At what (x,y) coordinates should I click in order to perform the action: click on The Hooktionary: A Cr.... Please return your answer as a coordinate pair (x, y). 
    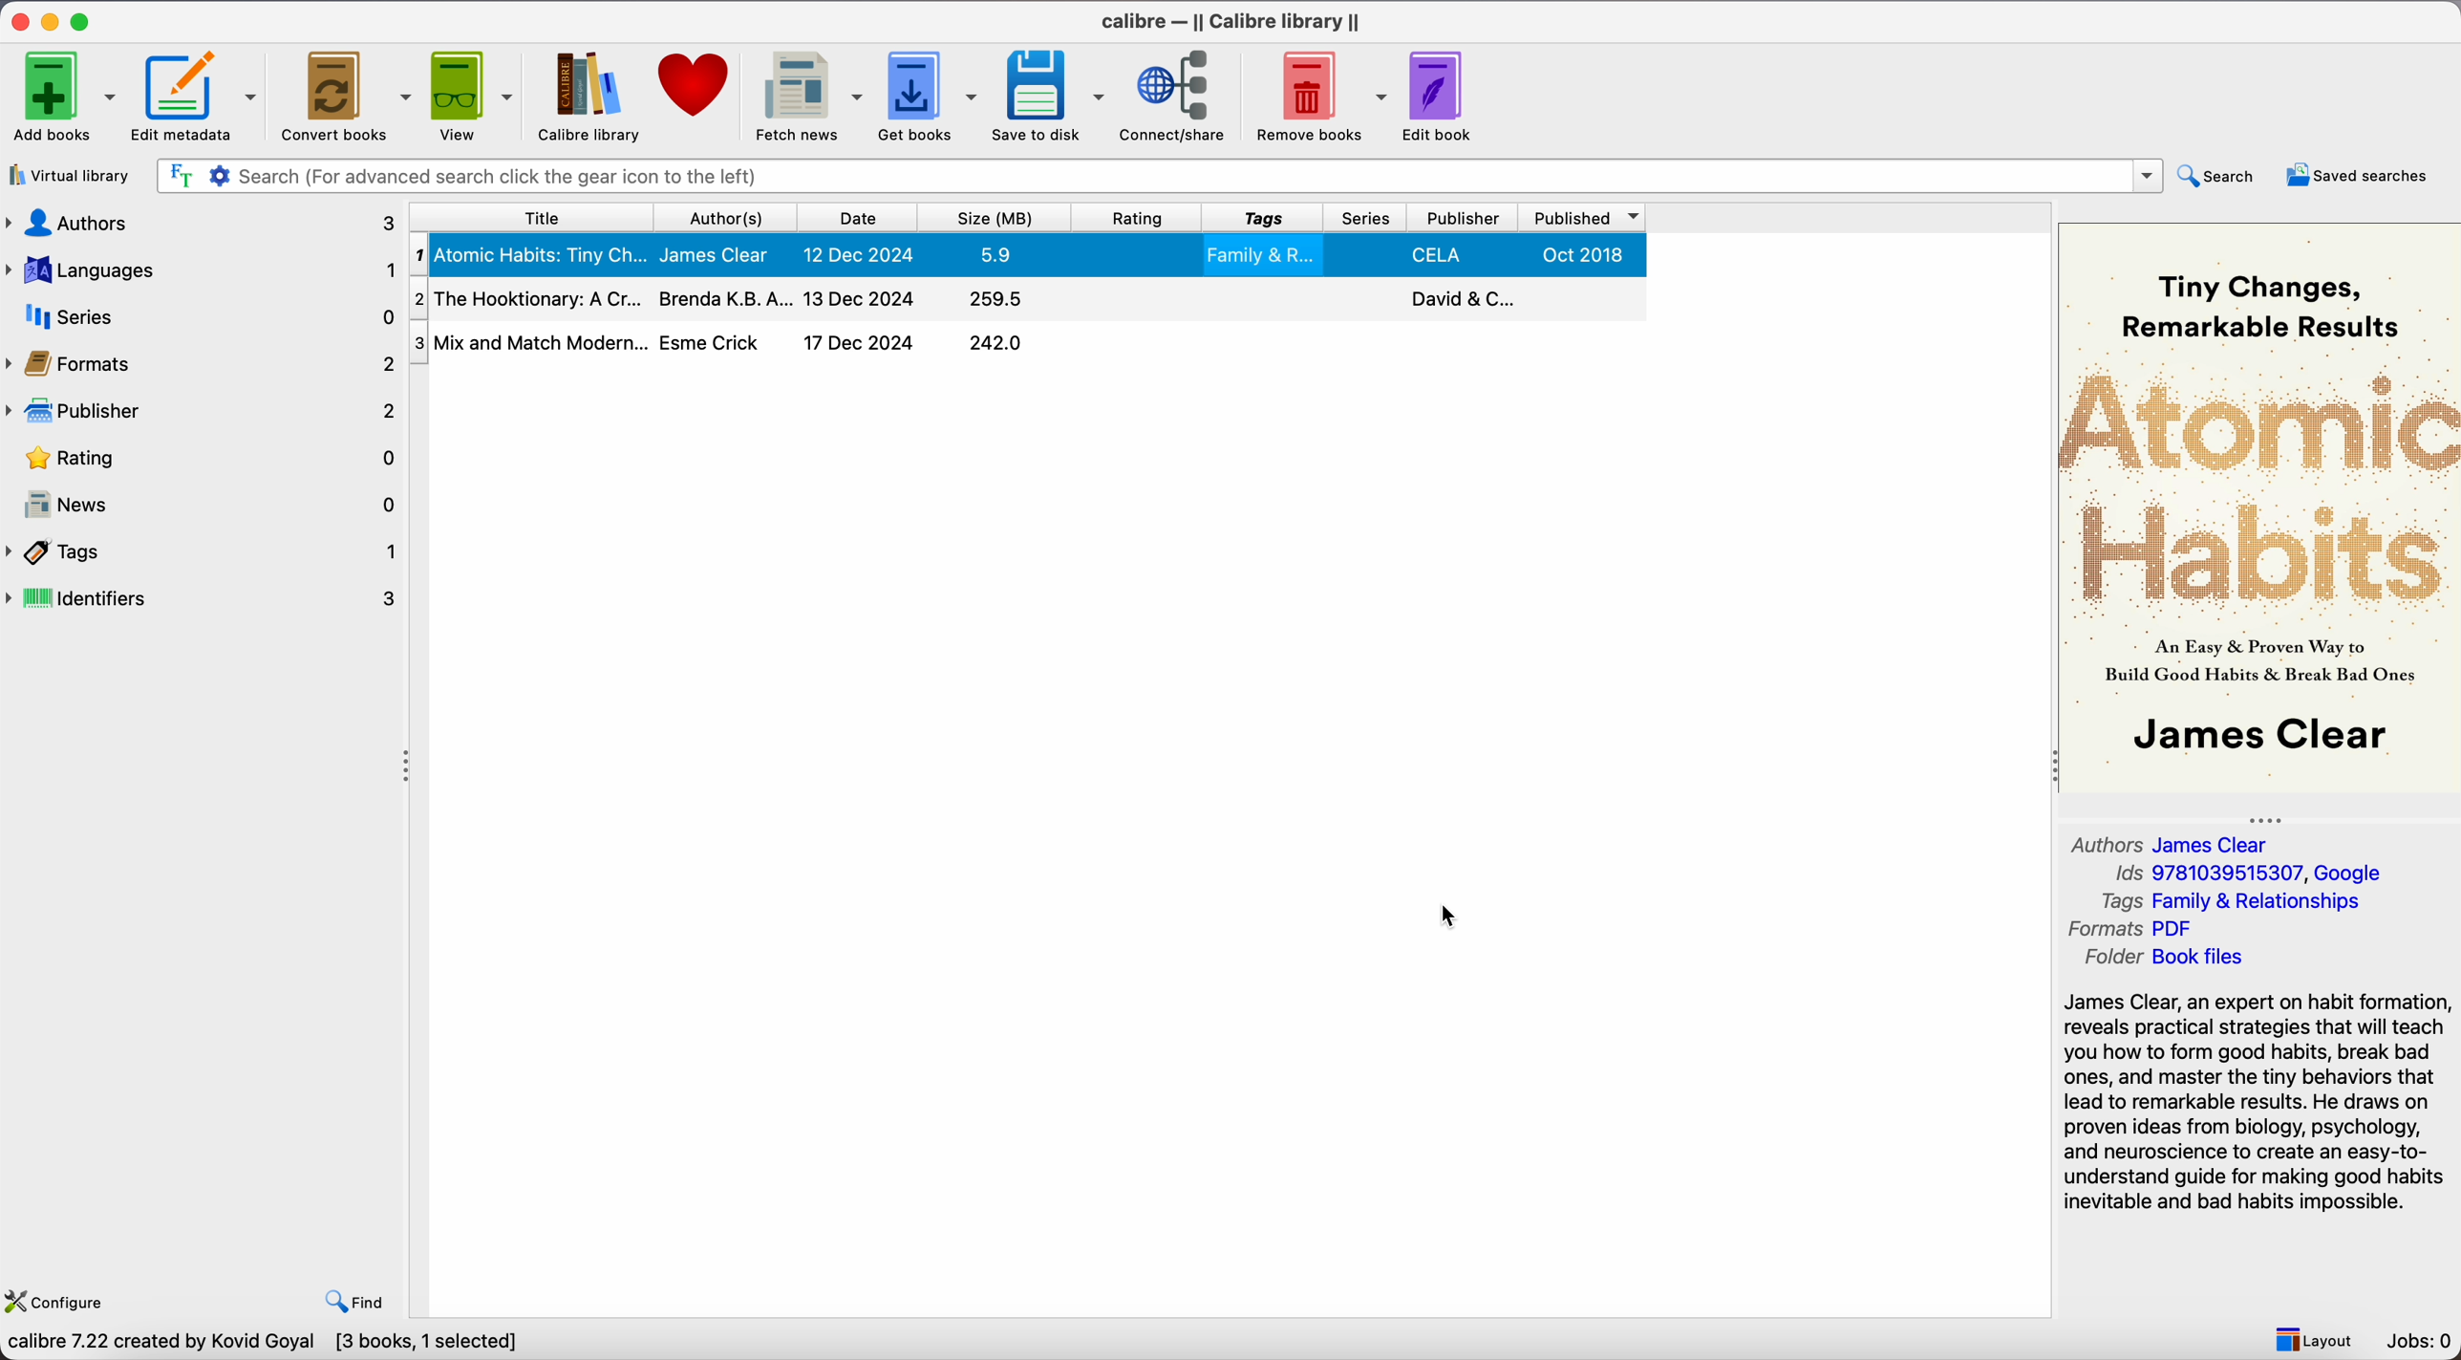
    Looking at the image, I should click on (527, 297).